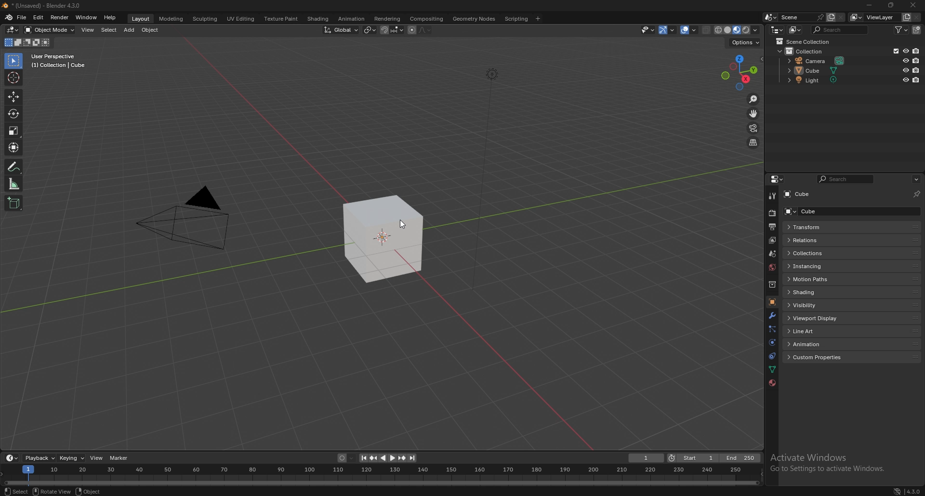 The image size is (925, 496). What do you see at coordinates (772, 370) in the screenshot?
I see `data` at bounding box center [772, 370].